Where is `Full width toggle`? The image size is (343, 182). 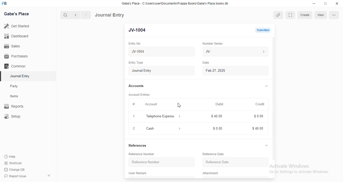 Full width toggle is located at coordinates (290, 15).